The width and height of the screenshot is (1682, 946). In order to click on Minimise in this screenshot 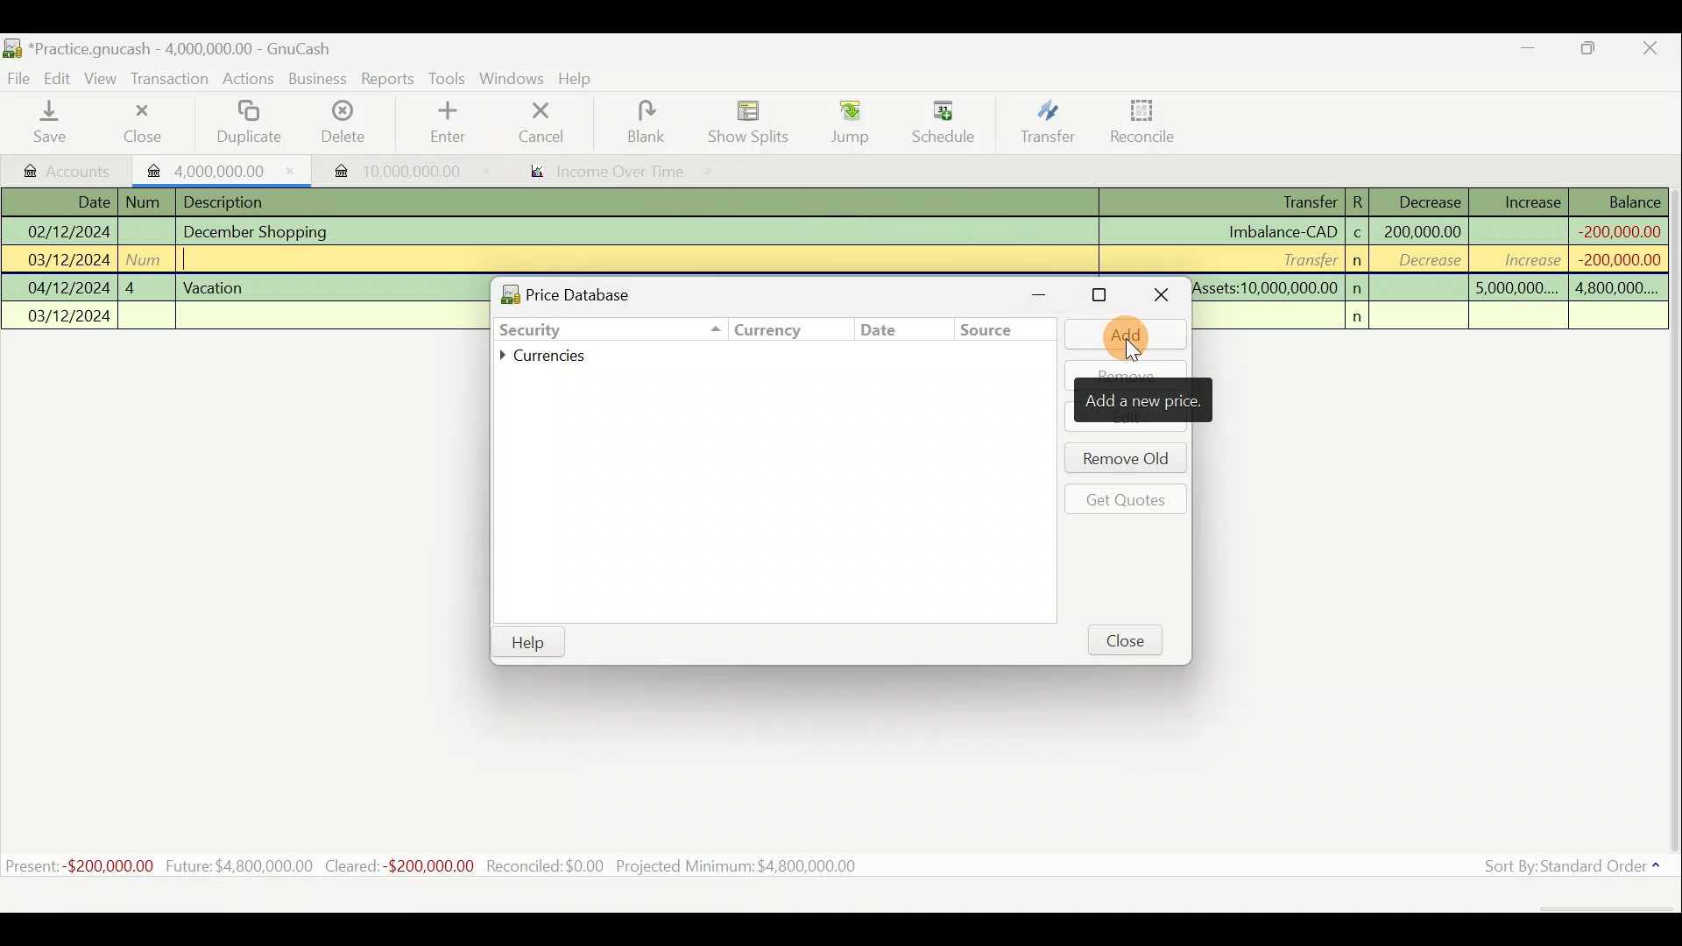, I will do `click(1530, 52)`.